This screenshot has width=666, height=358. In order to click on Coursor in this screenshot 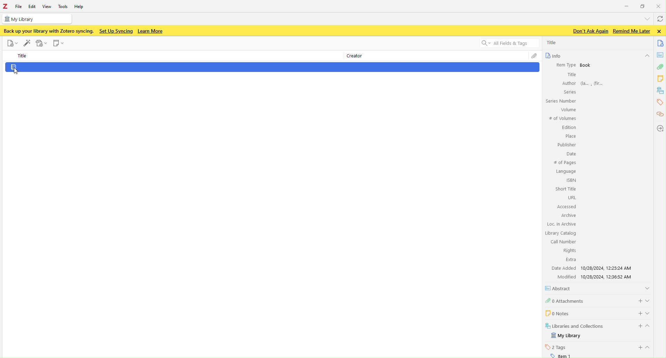, I will do `click(14, 71)`.